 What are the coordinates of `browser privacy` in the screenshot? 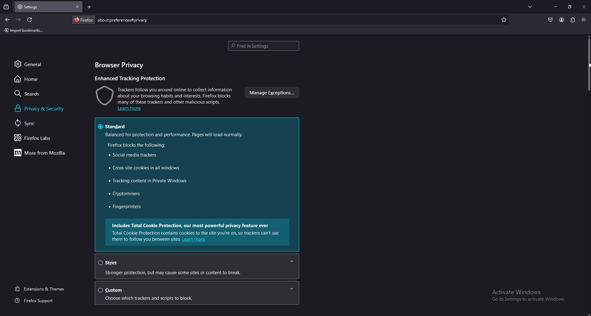 It's located at (119, 65).